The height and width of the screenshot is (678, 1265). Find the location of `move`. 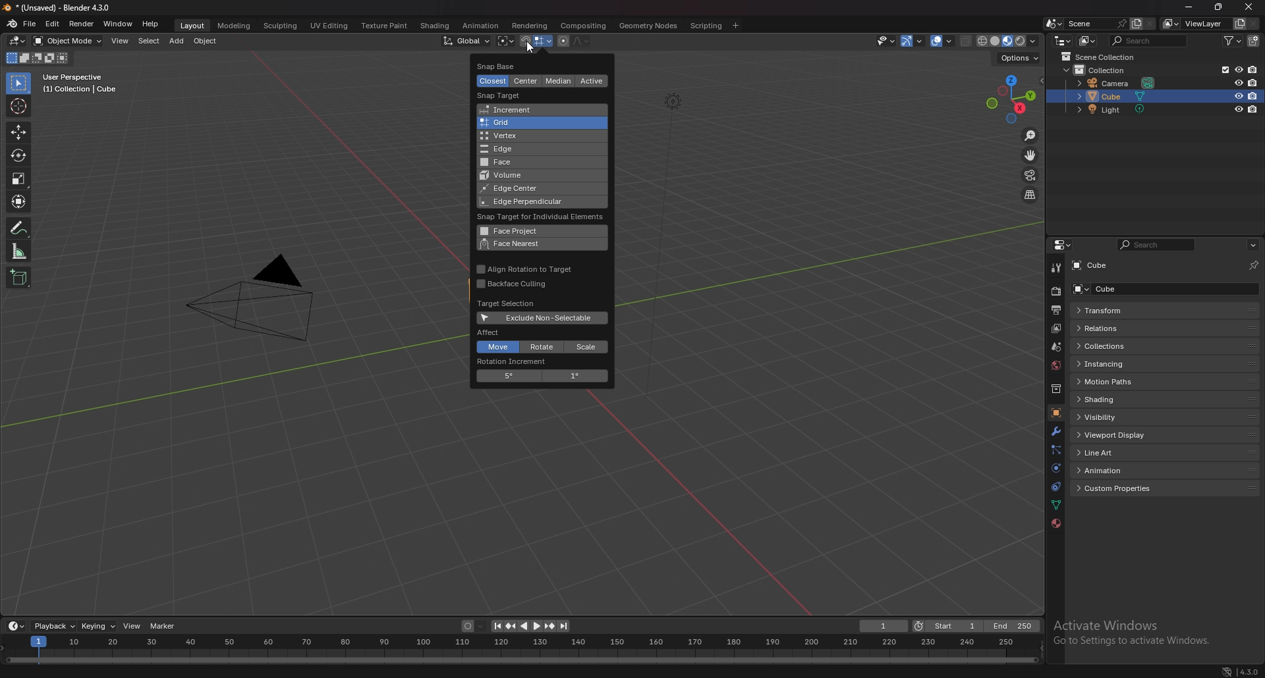

move is located at coordinates (18, 132).